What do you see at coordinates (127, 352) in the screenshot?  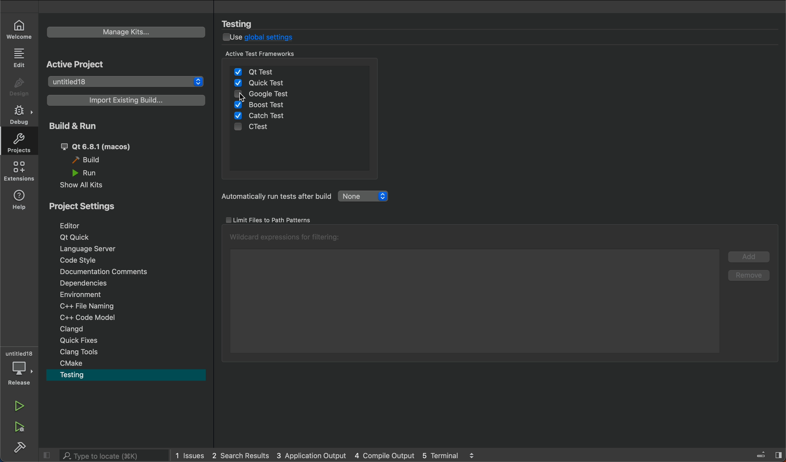 I see `clang tools` at bounding box center [127, 352].